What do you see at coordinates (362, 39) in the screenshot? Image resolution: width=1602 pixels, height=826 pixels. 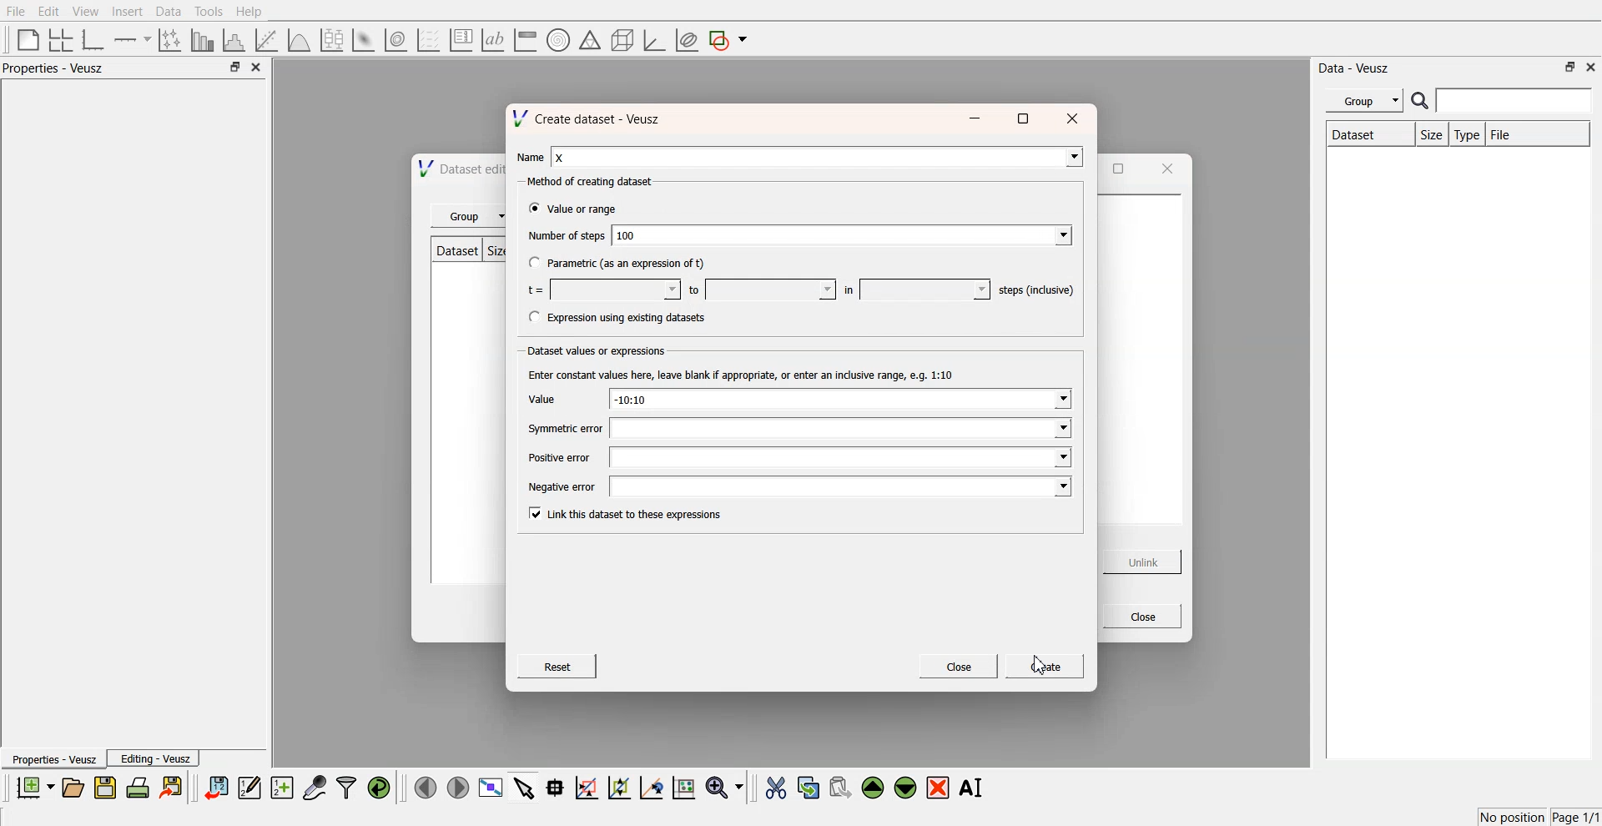 I see `plot a 2d datasets as image` at bounding box center [362, 39].